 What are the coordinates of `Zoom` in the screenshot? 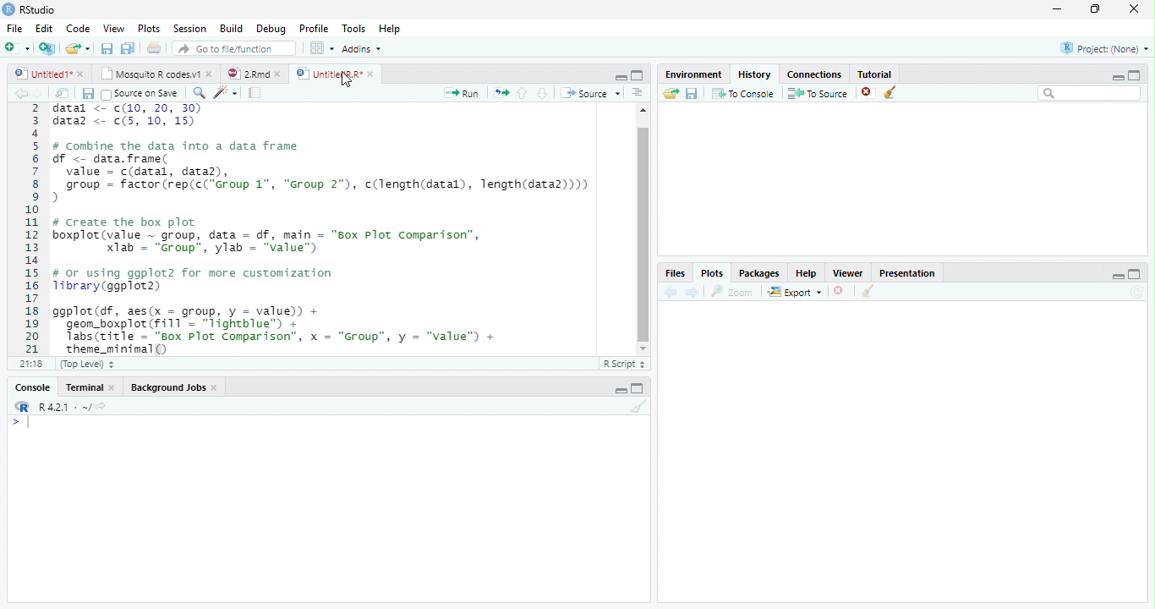 It's located at (732, 292).